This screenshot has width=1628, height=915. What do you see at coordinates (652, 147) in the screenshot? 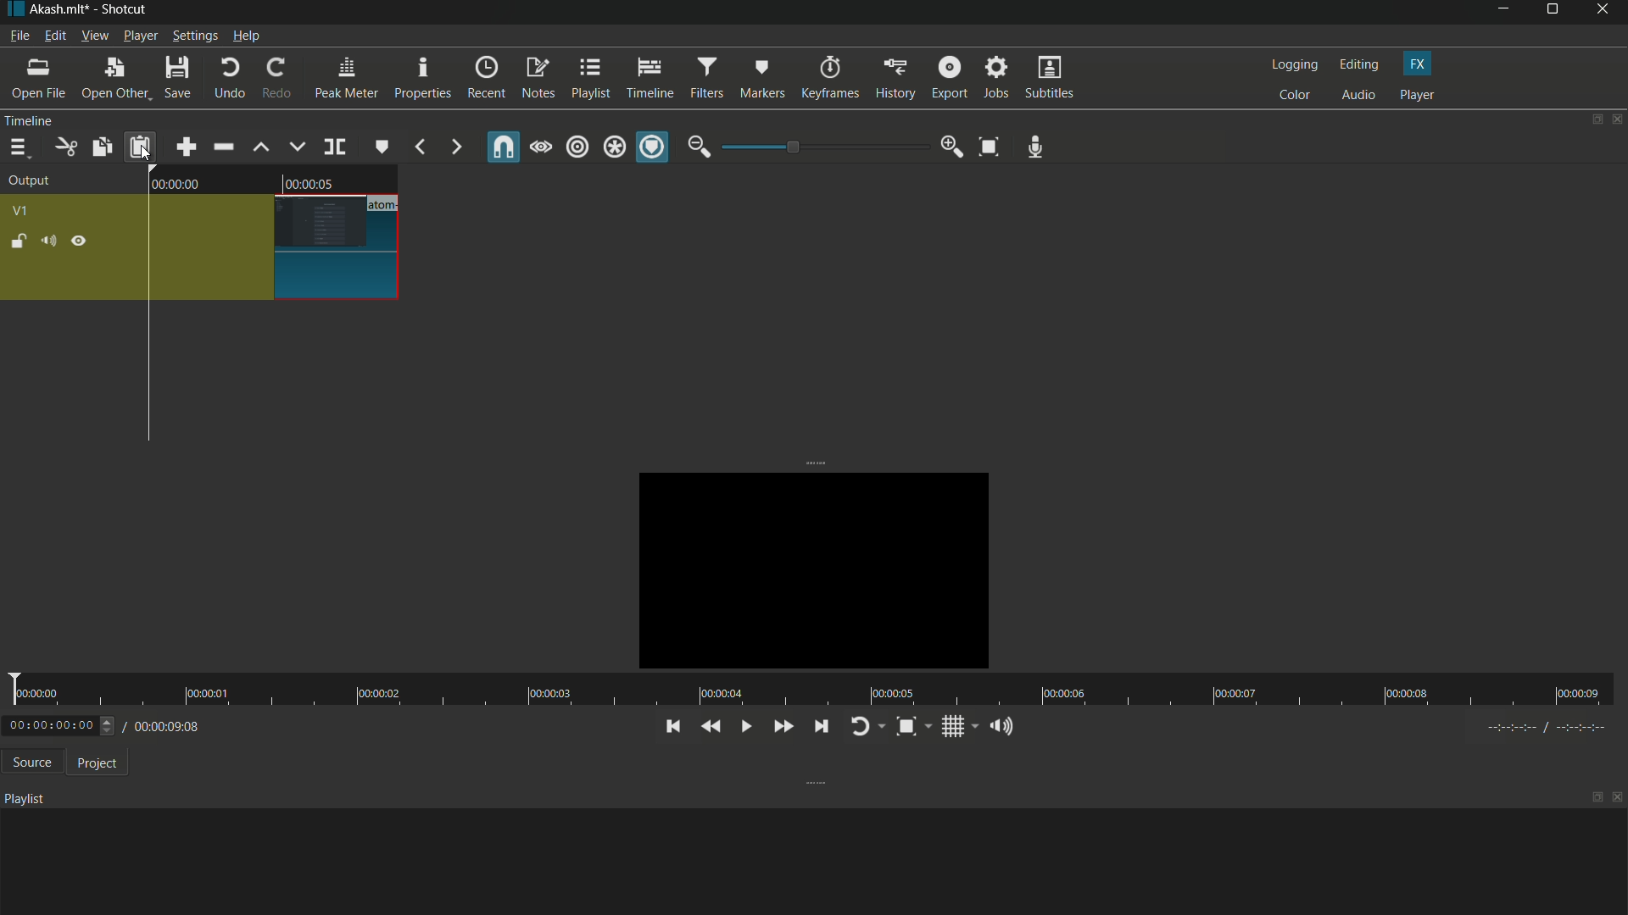
I see `ripple marker` at bounding box center [652, 147].